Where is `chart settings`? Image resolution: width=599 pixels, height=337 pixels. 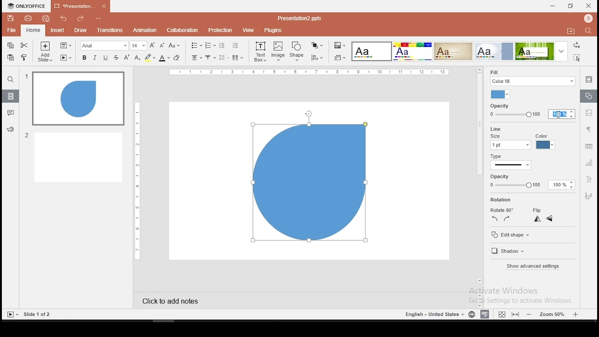
chart settings is located at coordinates (588, 163).